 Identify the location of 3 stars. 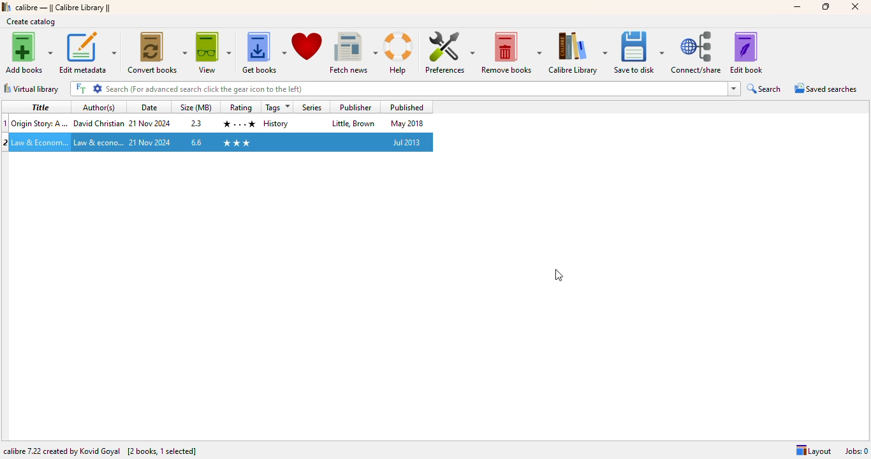
(237, 142).